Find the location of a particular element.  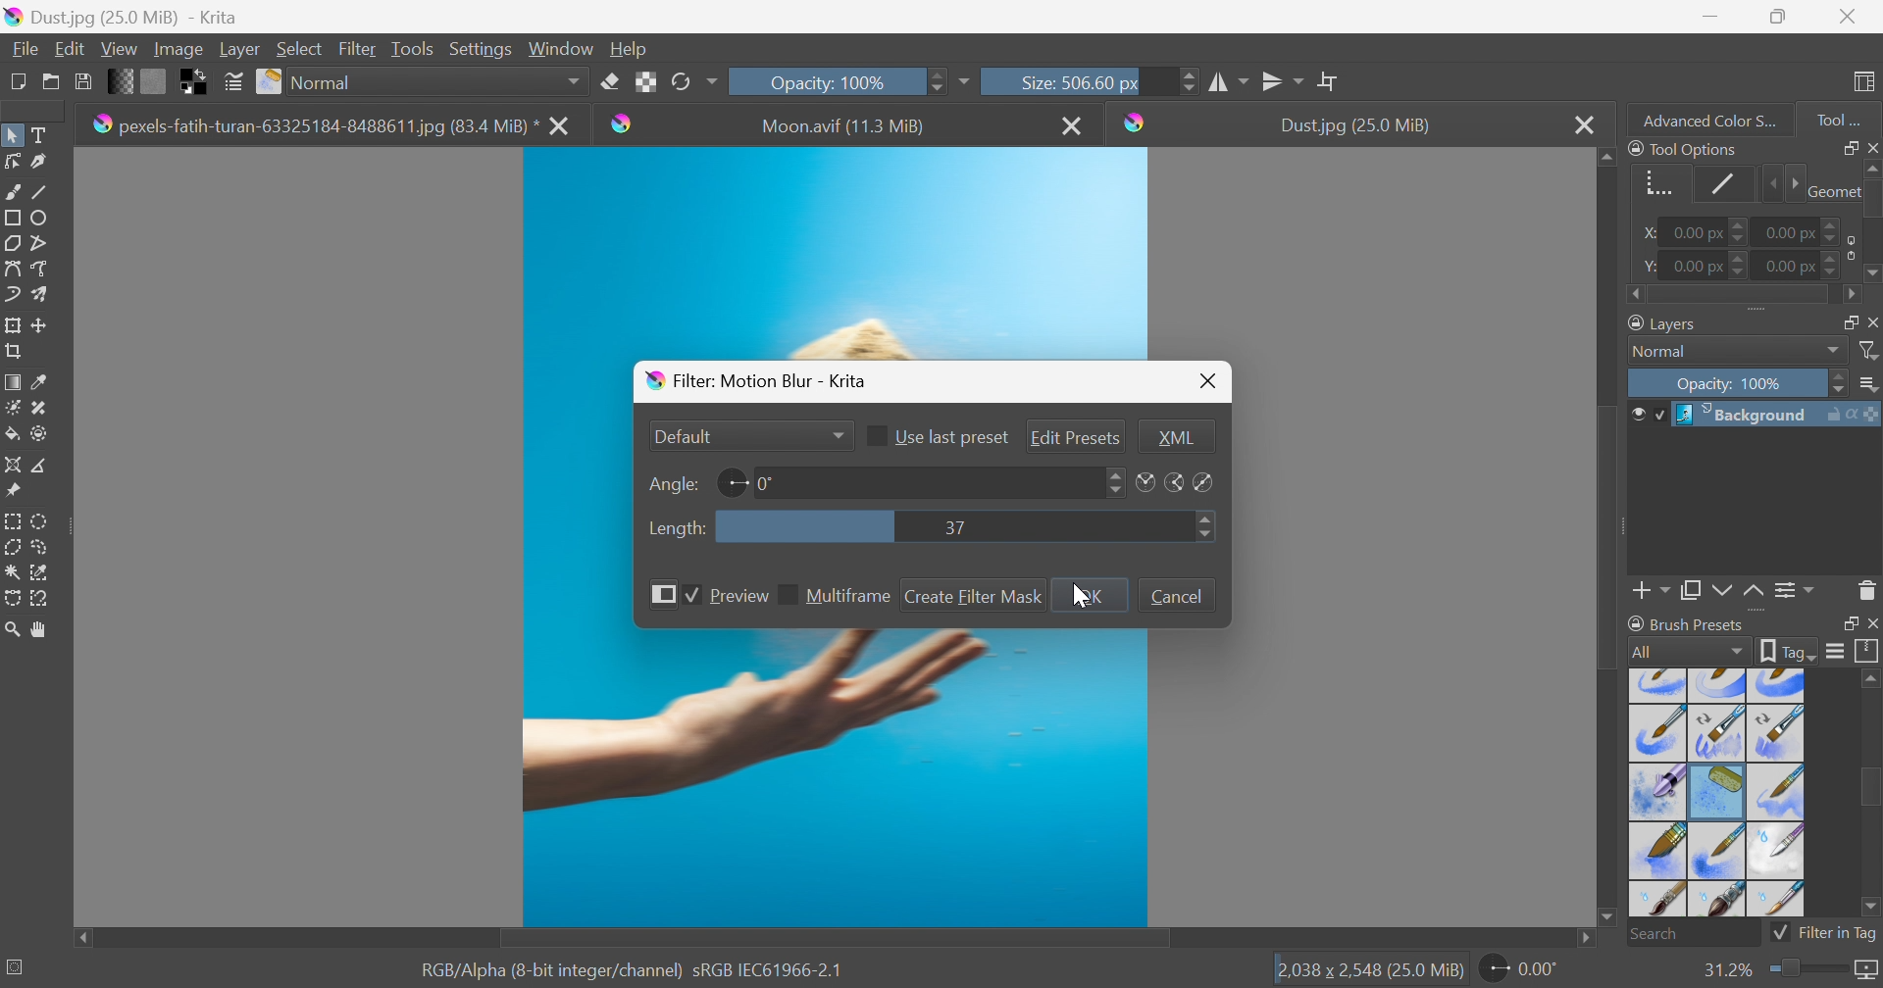

close is located at coordinates (563, 127).